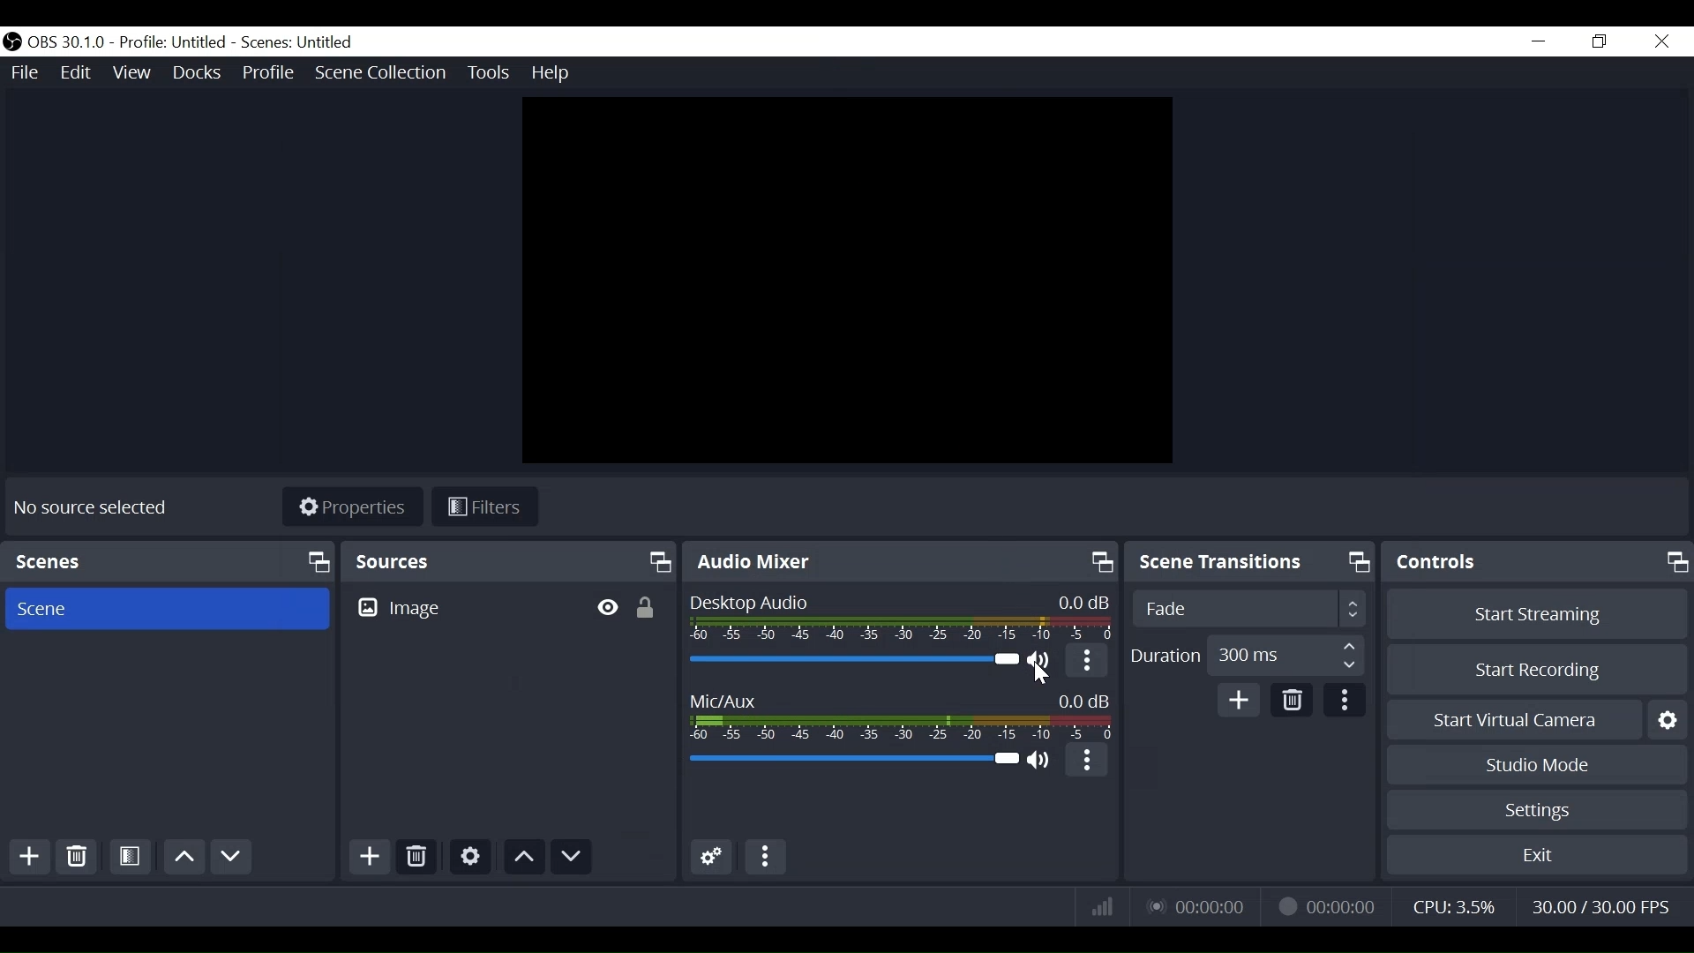 This screenshot has height=953, width=1694. I want to click on Filter, so click(489, 507).